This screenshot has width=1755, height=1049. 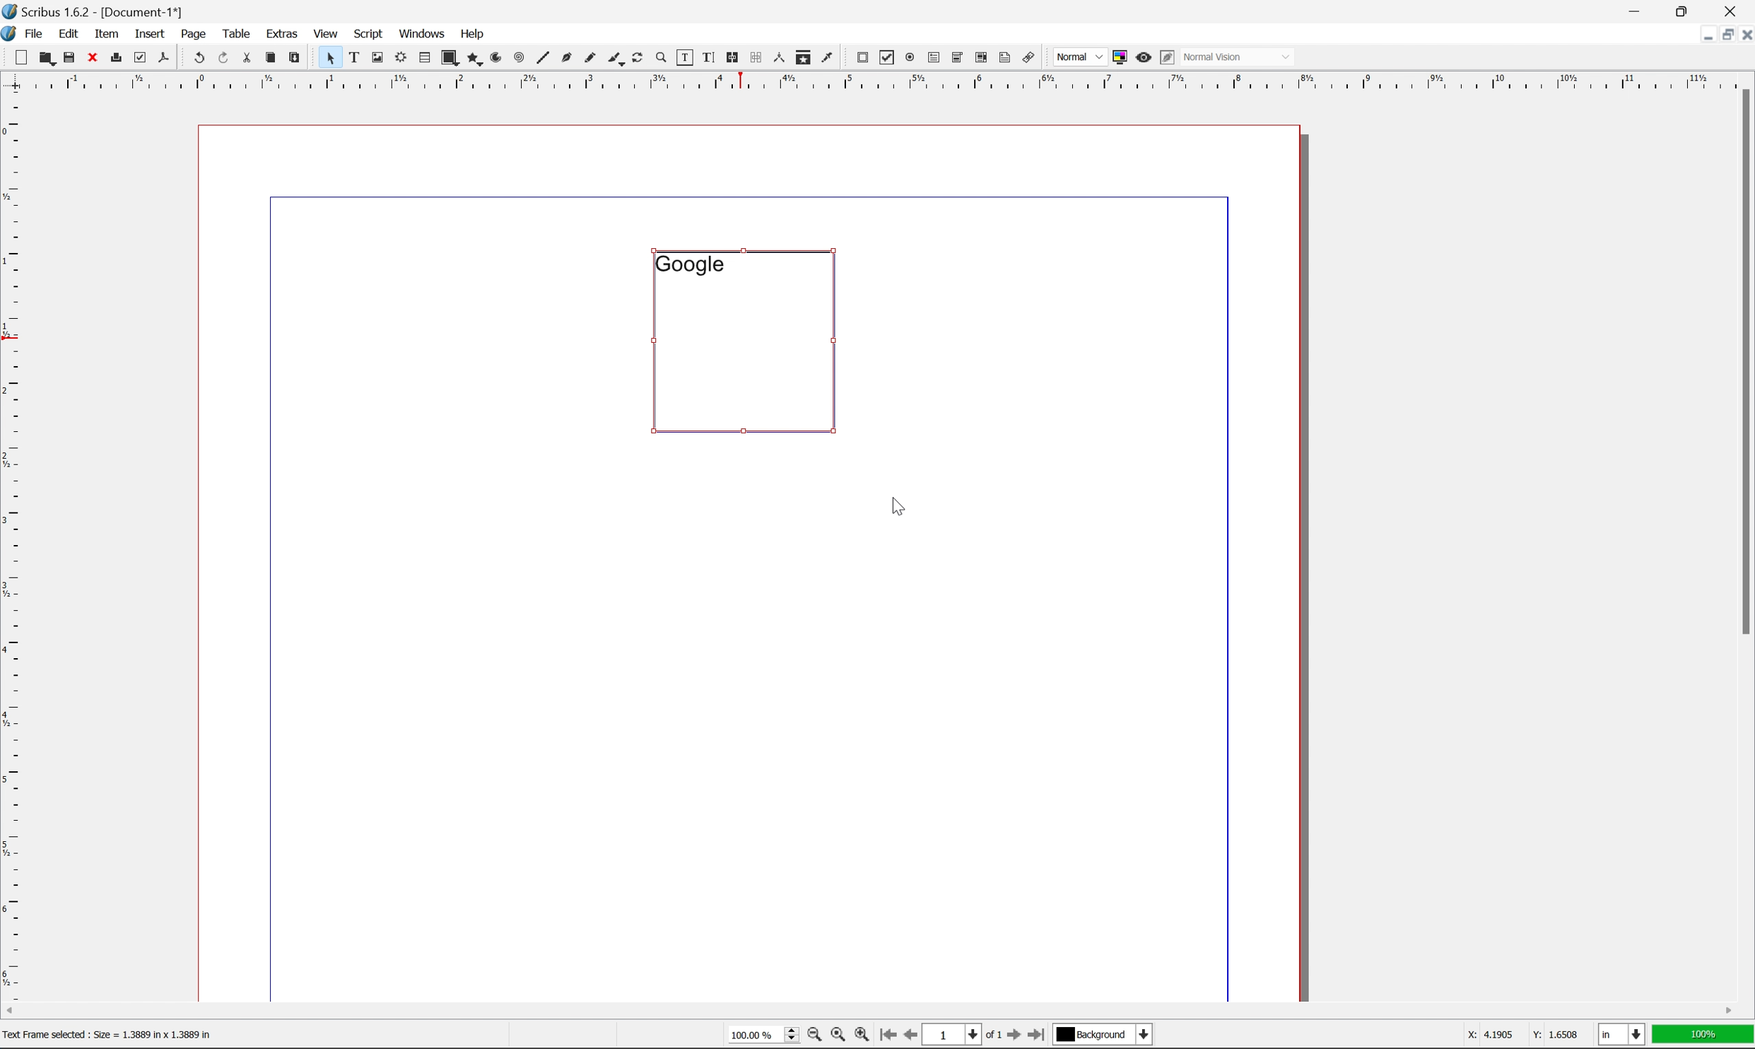 I want to click on zoom in, so click(x=861, y=1036).